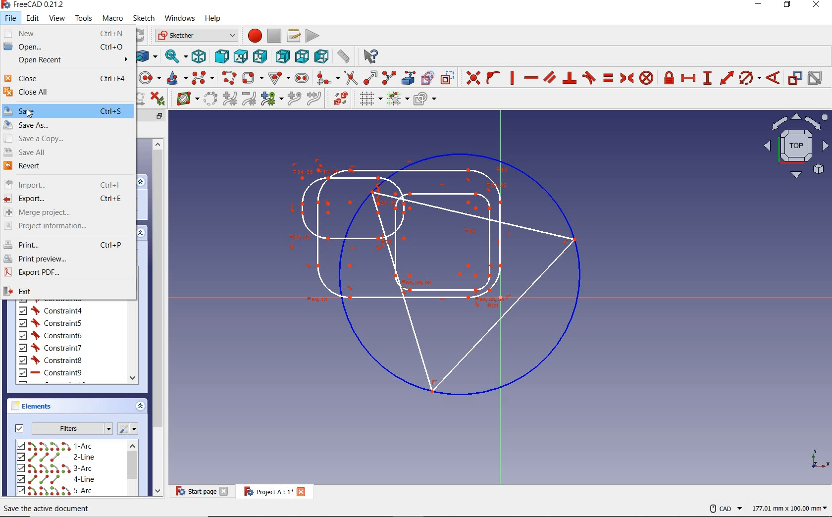 Image resolution: width=832 pixels, height=517 pixels. What do you see at coordinates (51, 361) in the screenshot?
I see `constraint8` at bounding box center [51, 361].